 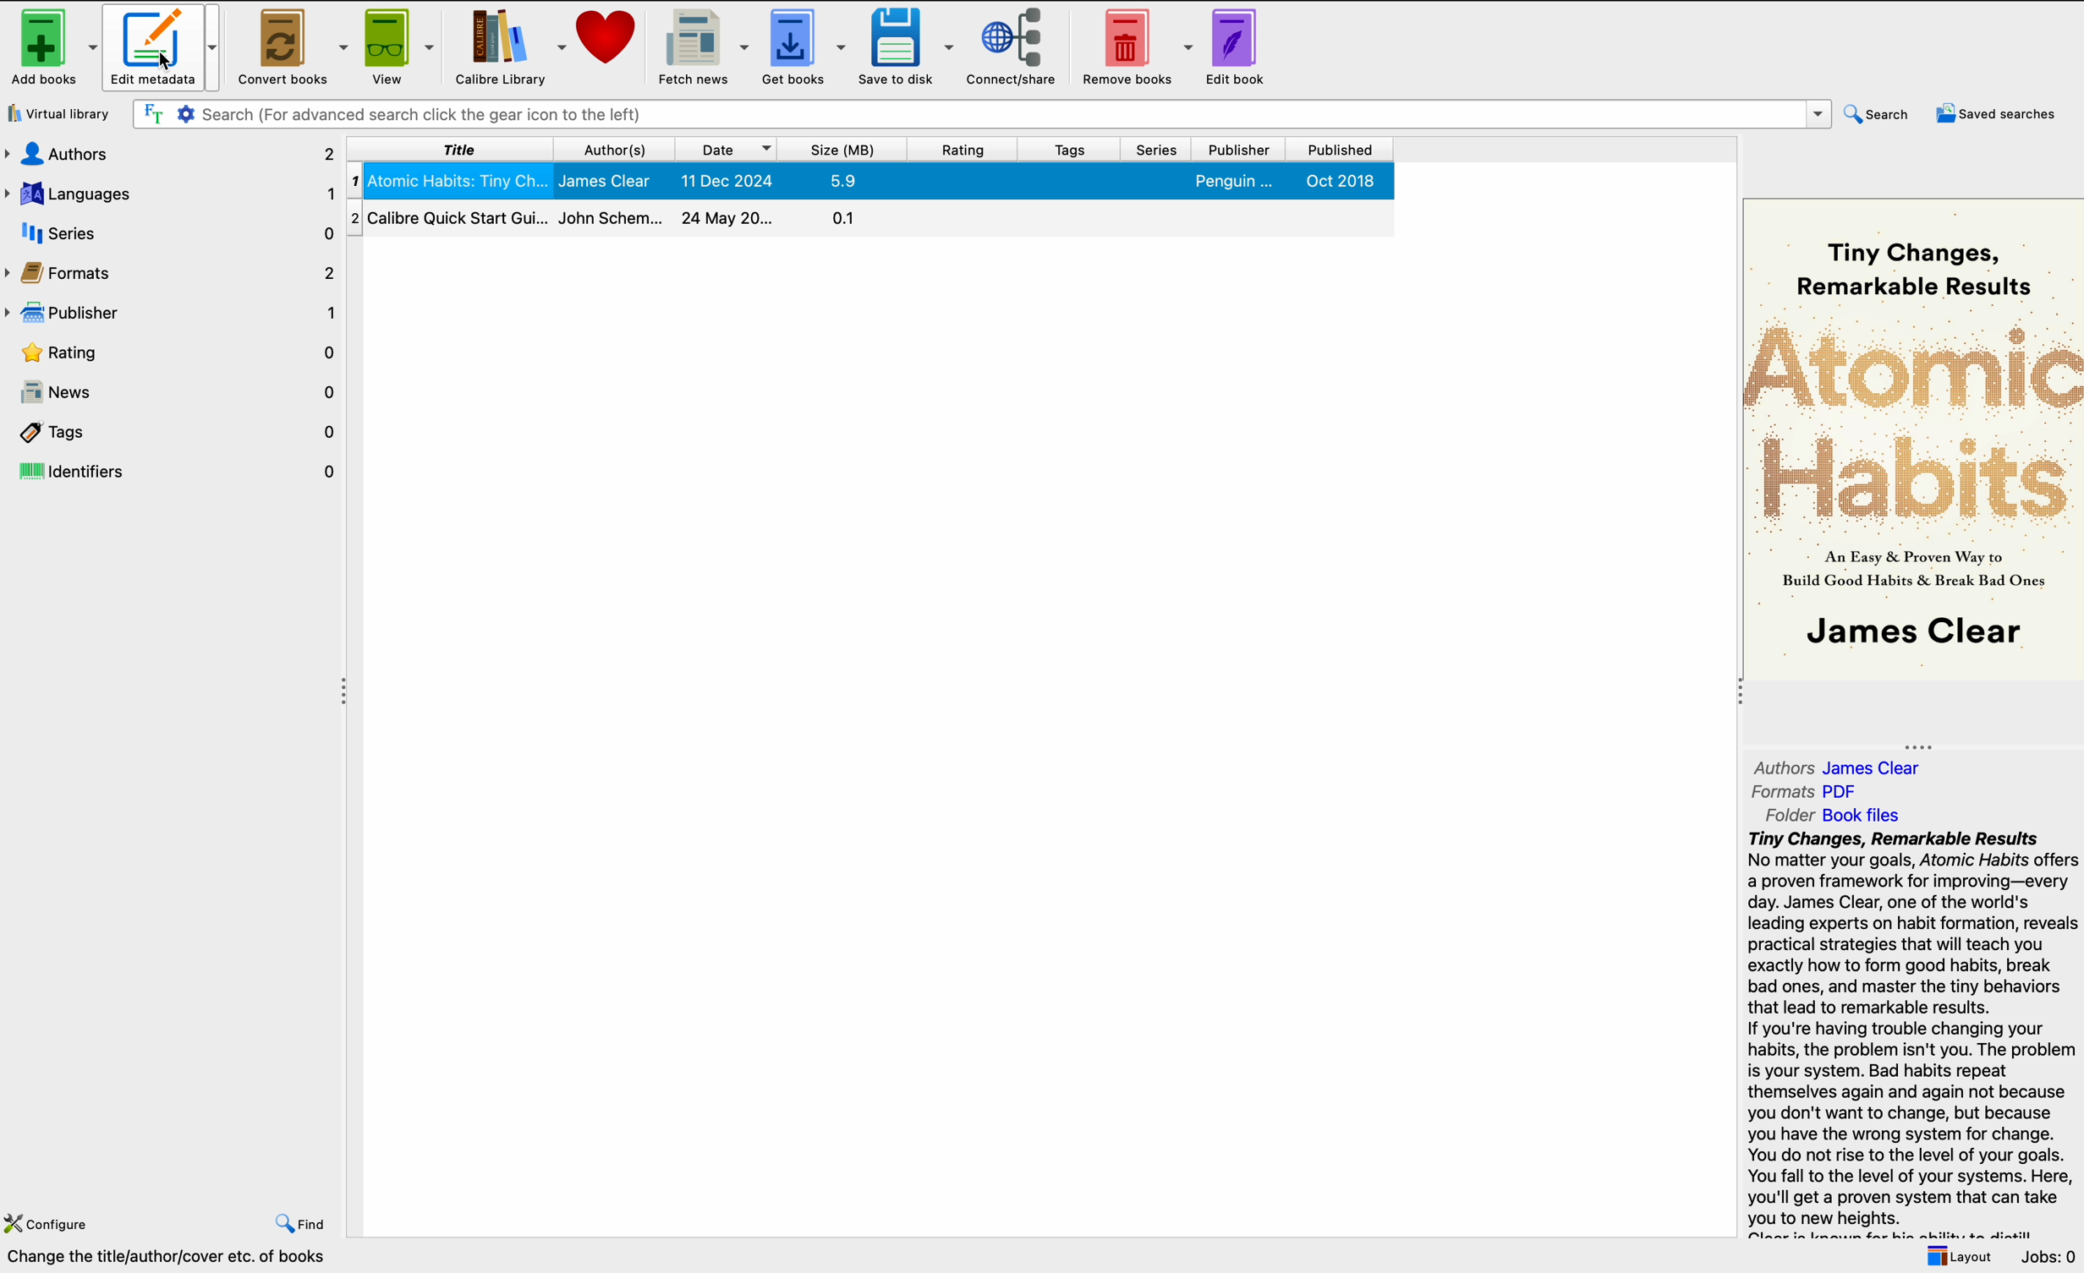 What do you see at coordinates (206, 1259) in the screenshot?
I see `data` at bounding box center [206, 1259].